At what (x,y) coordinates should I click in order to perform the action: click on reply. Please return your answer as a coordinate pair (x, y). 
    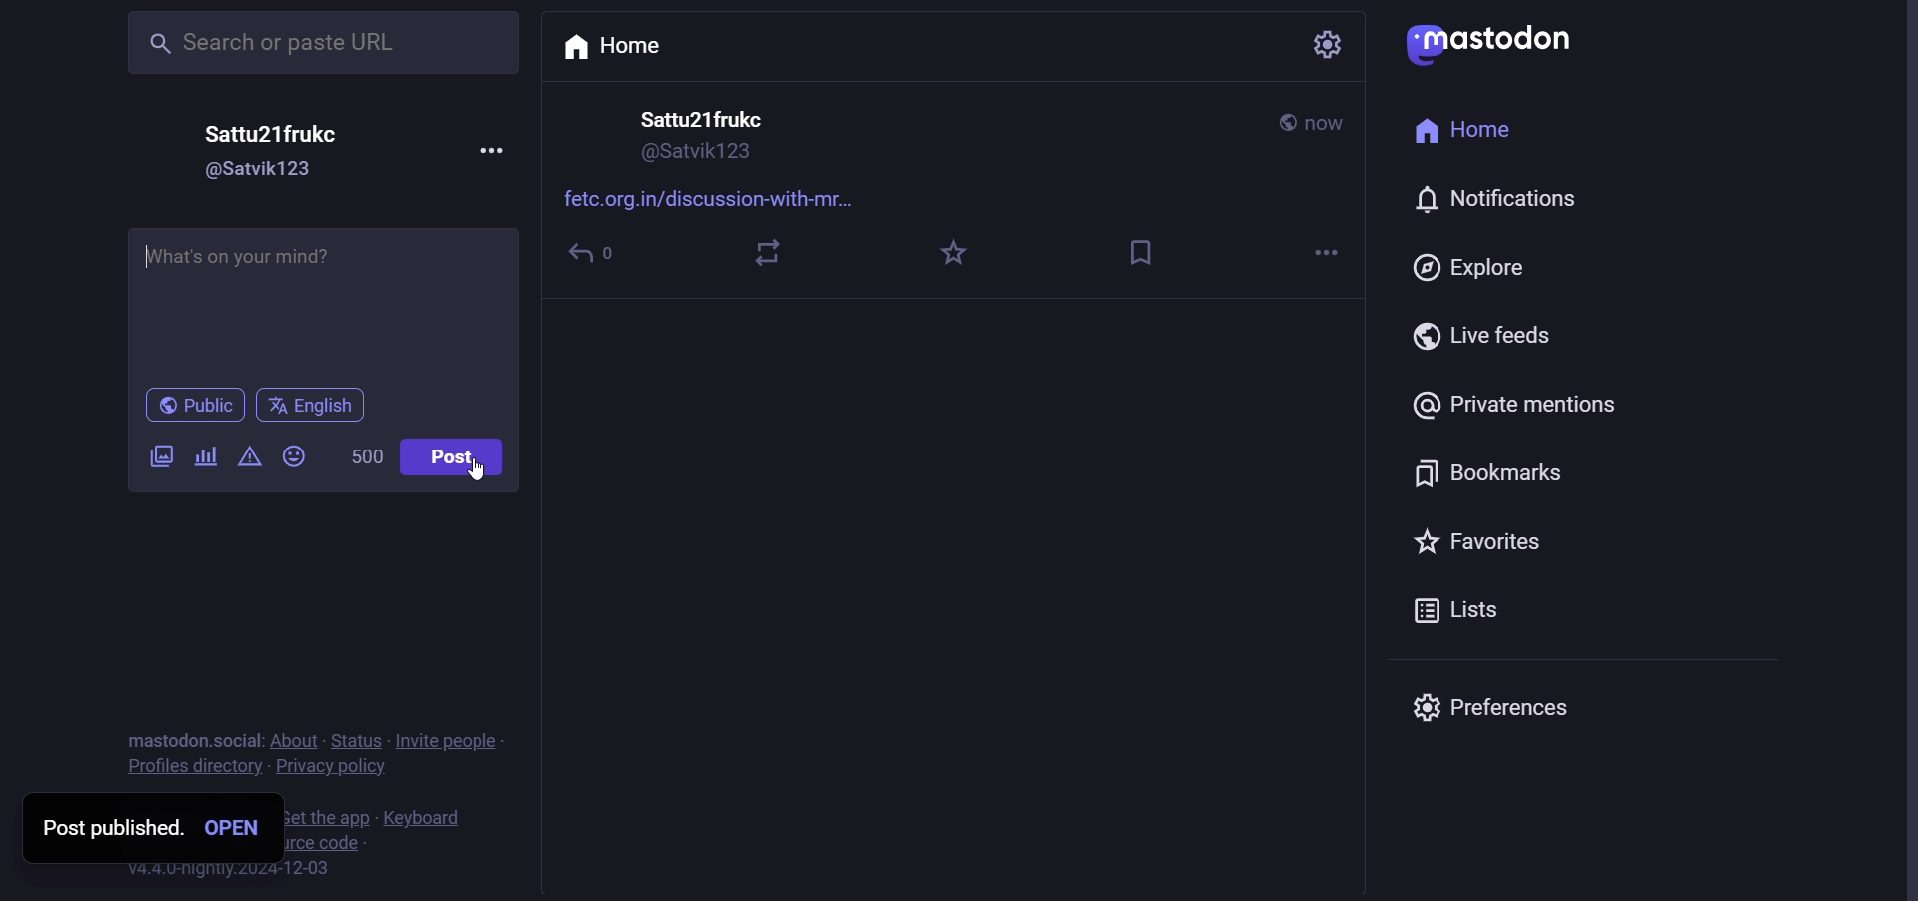
    Looking at the image, I should click on (596, 255).